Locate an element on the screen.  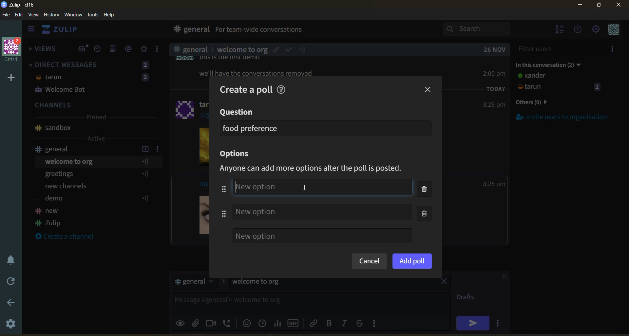
food preference is located at coordinates (251, 128).